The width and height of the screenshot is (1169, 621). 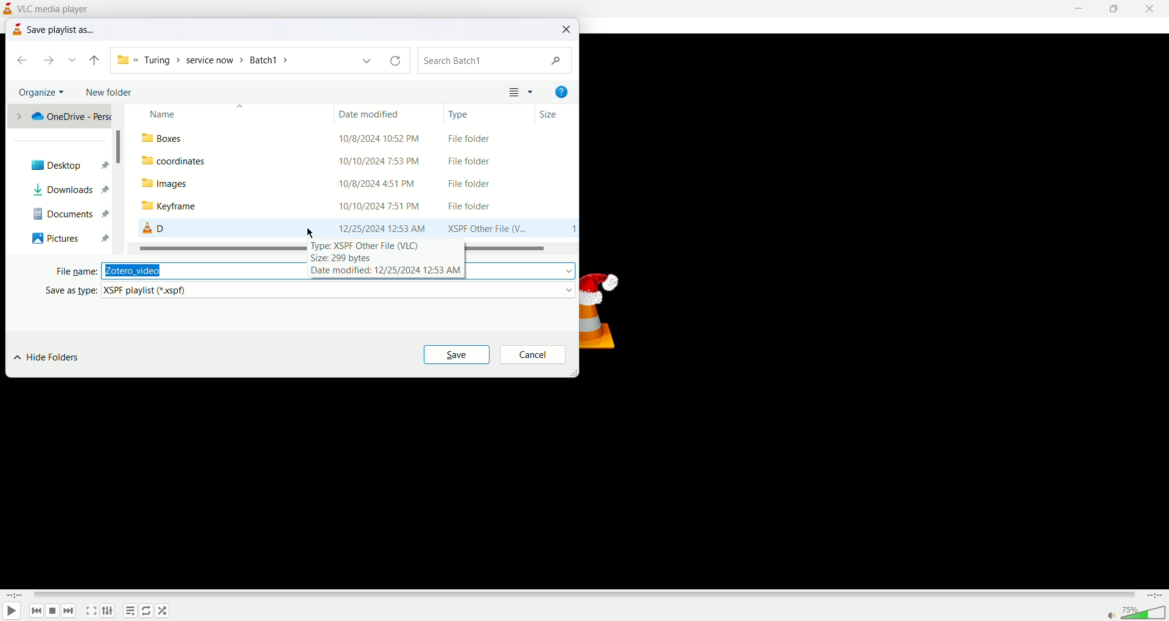 I want to click on previous, so click(x=19, y=61).